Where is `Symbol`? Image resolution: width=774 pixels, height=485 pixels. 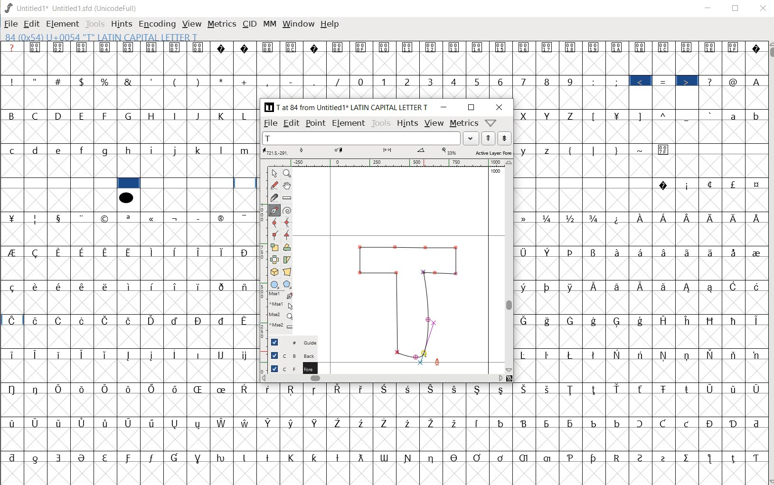 Symbol is located at coordinates (245, 217).